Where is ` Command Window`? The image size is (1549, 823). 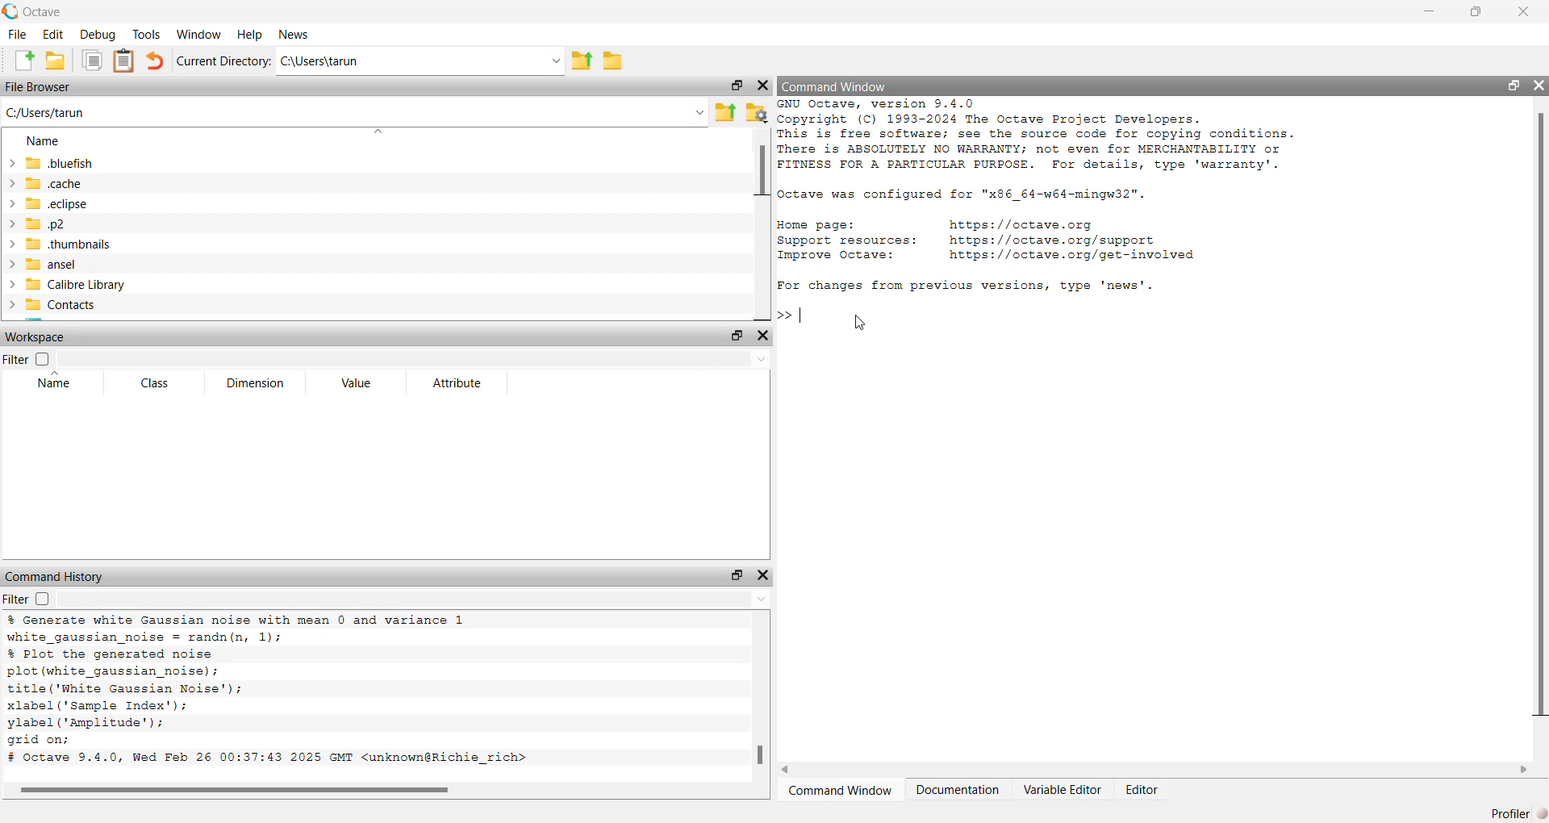  Command Window is located at coordinates (841, 790).